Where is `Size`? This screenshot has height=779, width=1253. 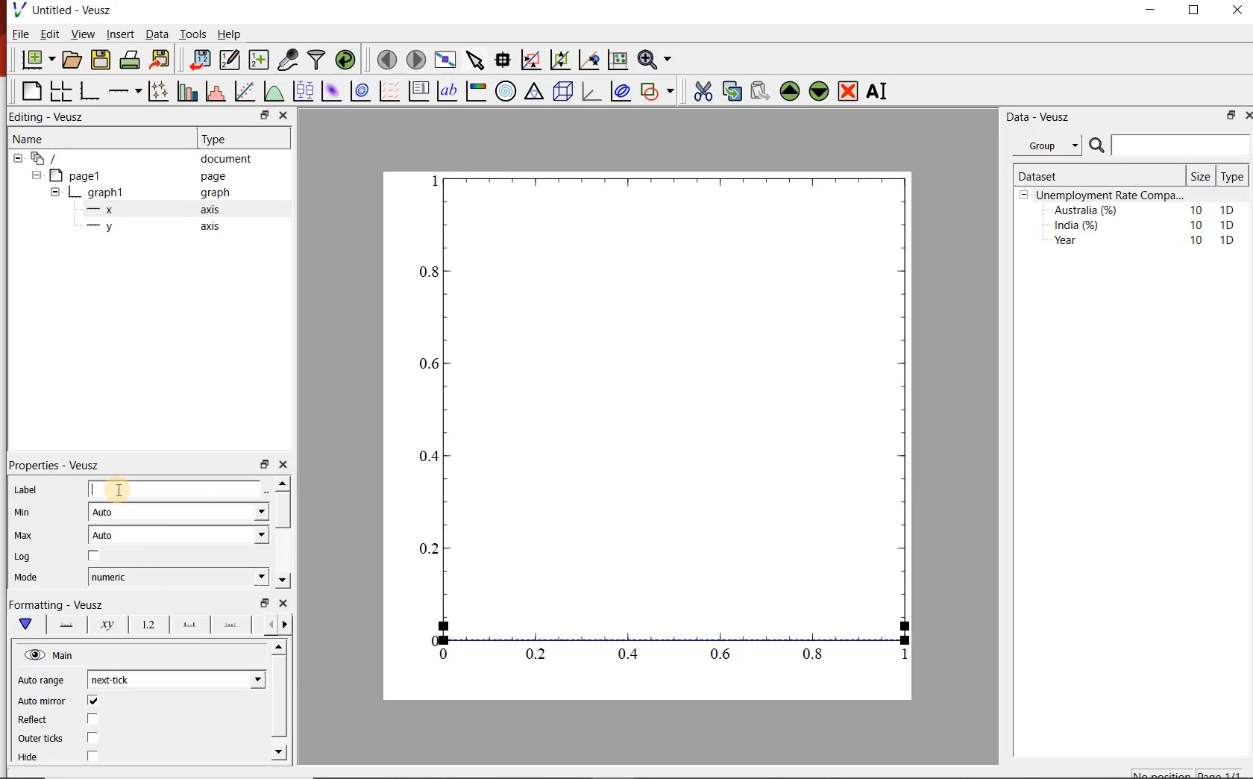
Size is located at coordinates (1202, 176).